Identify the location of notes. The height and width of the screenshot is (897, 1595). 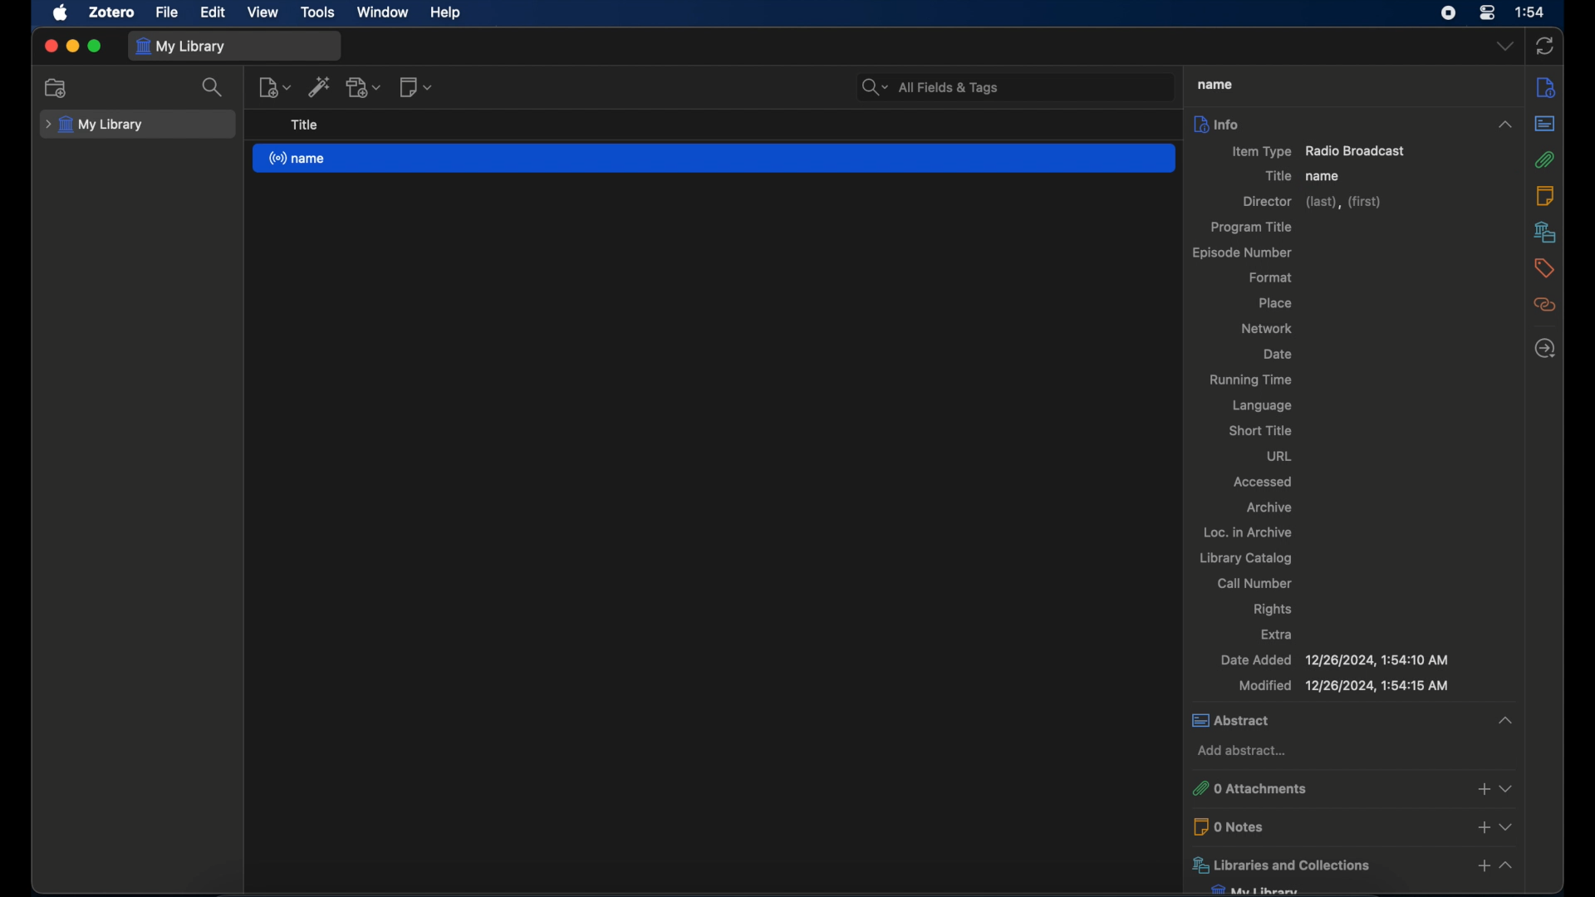
(1546, 194).